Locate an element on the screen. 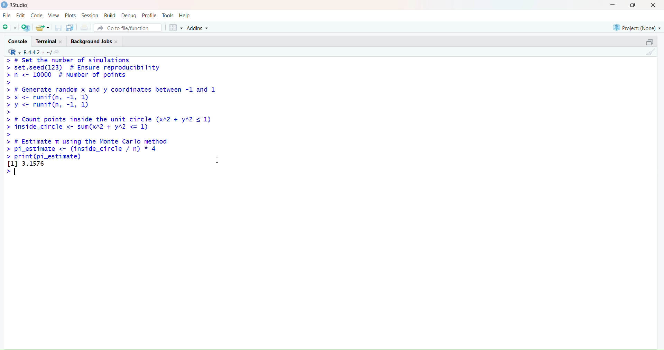 This screenshot has width=664, height=350. > # Set the number of simulations

> set.seed(123) # Ensure reproducibility

> n <- 10000 # Number of points

>

> # Generate random x and y coordinates between -1 and 1
> x <= runif(n, -1, 1)

> y <- runif(n, -1, 1)

>

> # Count points inside the unit circle (xA2 + yA2 < 1)
> inside_circle <- sum(xA2 + yA2 <= 1)

>

> # Estimate m using the Monte Carlo method

> pi_estimate <- (inside_circle / n) * 4

> print(pi_estimate) 1
[1] 3.1576

>| is located at coordinates (118, 121).